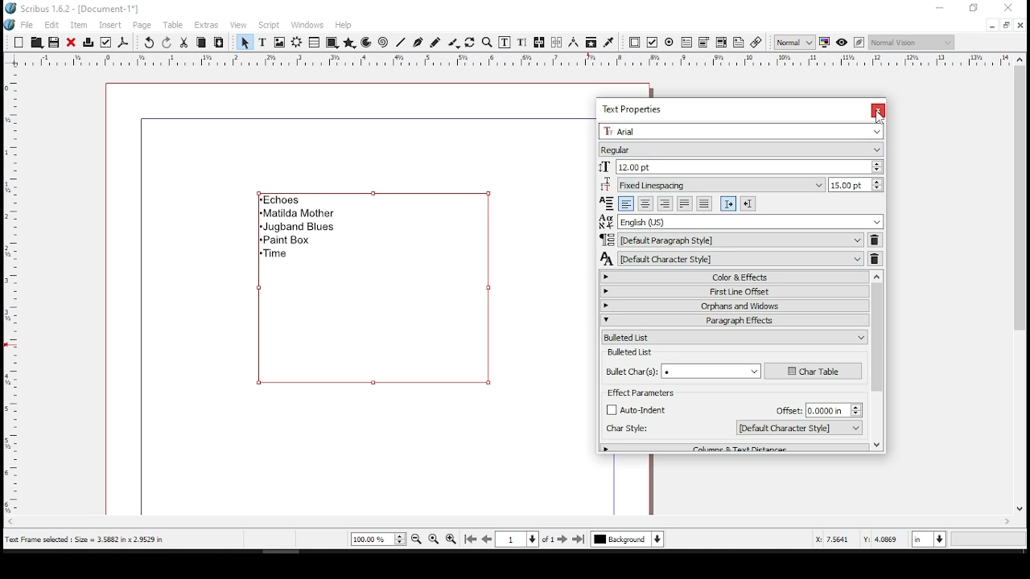 This screenshot has width=1030, height=579. Describe the element at coordinates (124, 41) in the screenshot. I see `save as pdf` at that location.